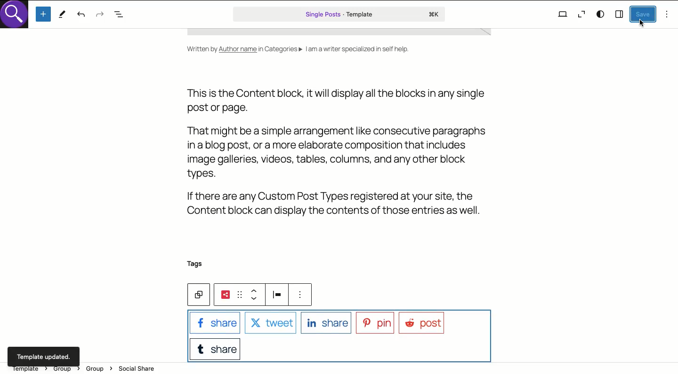  I want to click on View, so click(563, 14).